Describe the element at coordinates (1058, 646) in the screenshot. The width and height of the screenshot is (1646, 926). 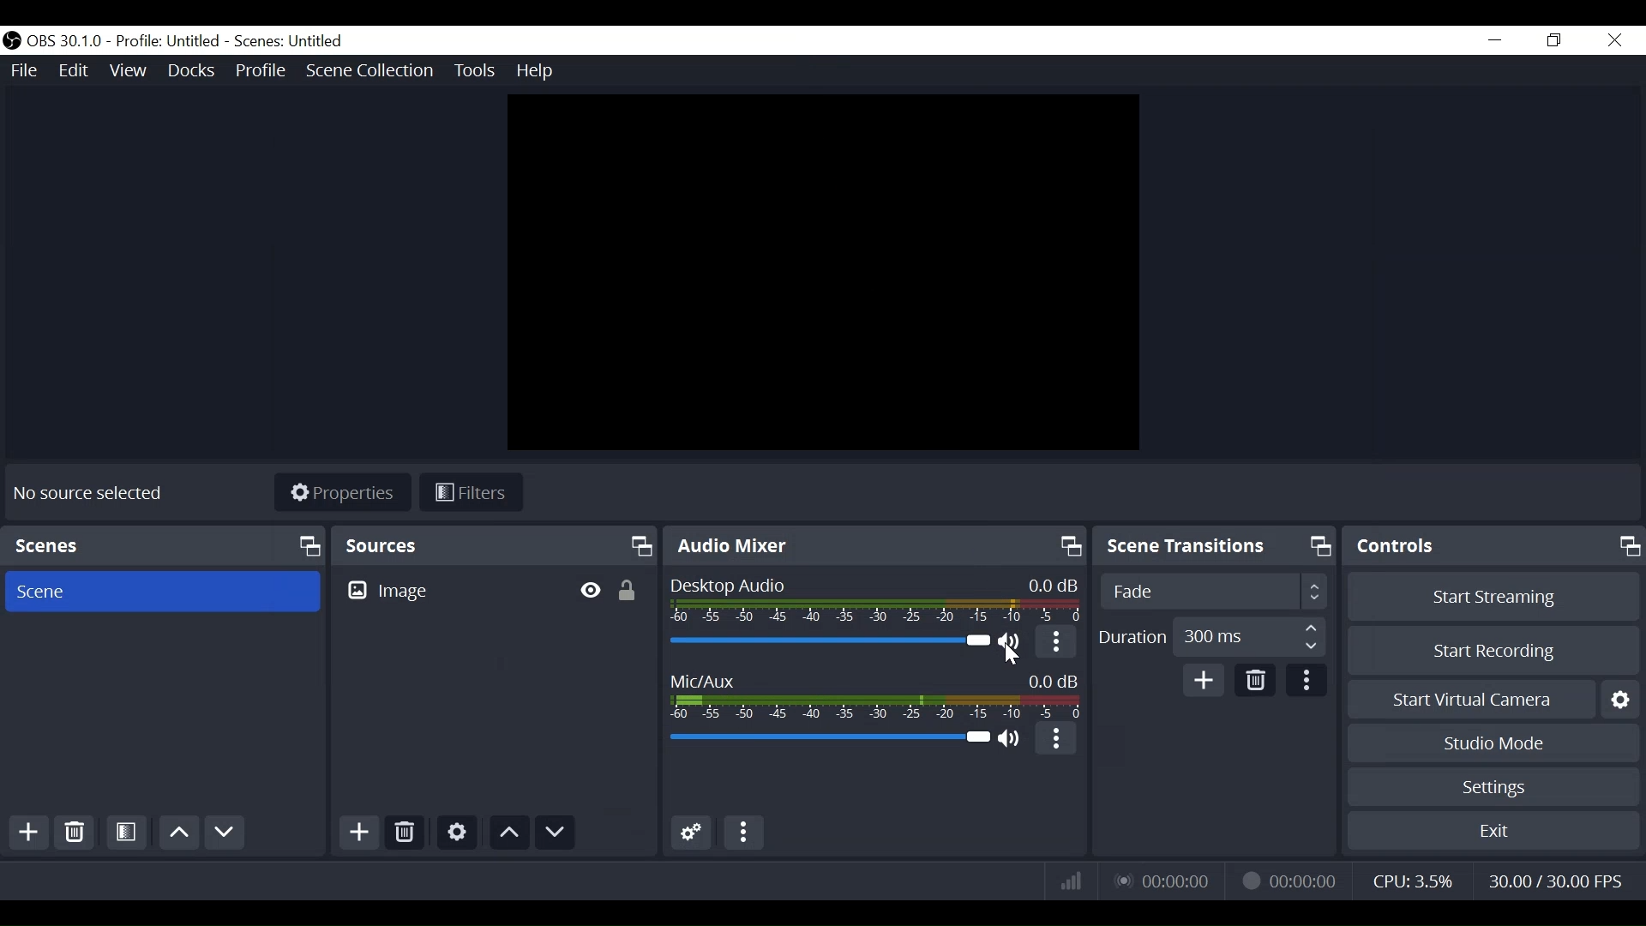
I see `More Options` at that location.